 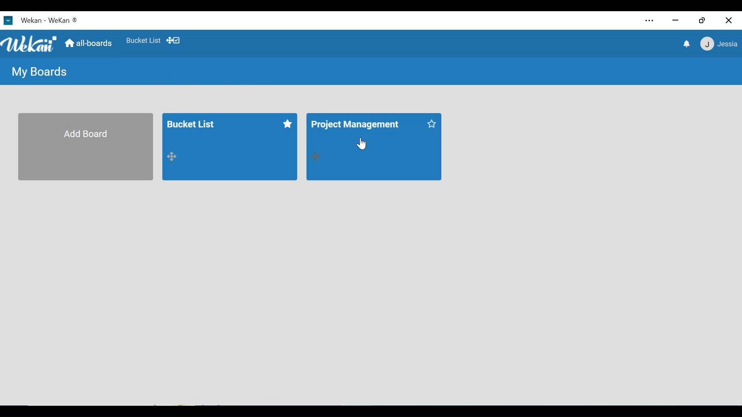 What do you see at coordinates (728, 21) in the screenshot?
I see `Close` at bounding box center [728, 21].